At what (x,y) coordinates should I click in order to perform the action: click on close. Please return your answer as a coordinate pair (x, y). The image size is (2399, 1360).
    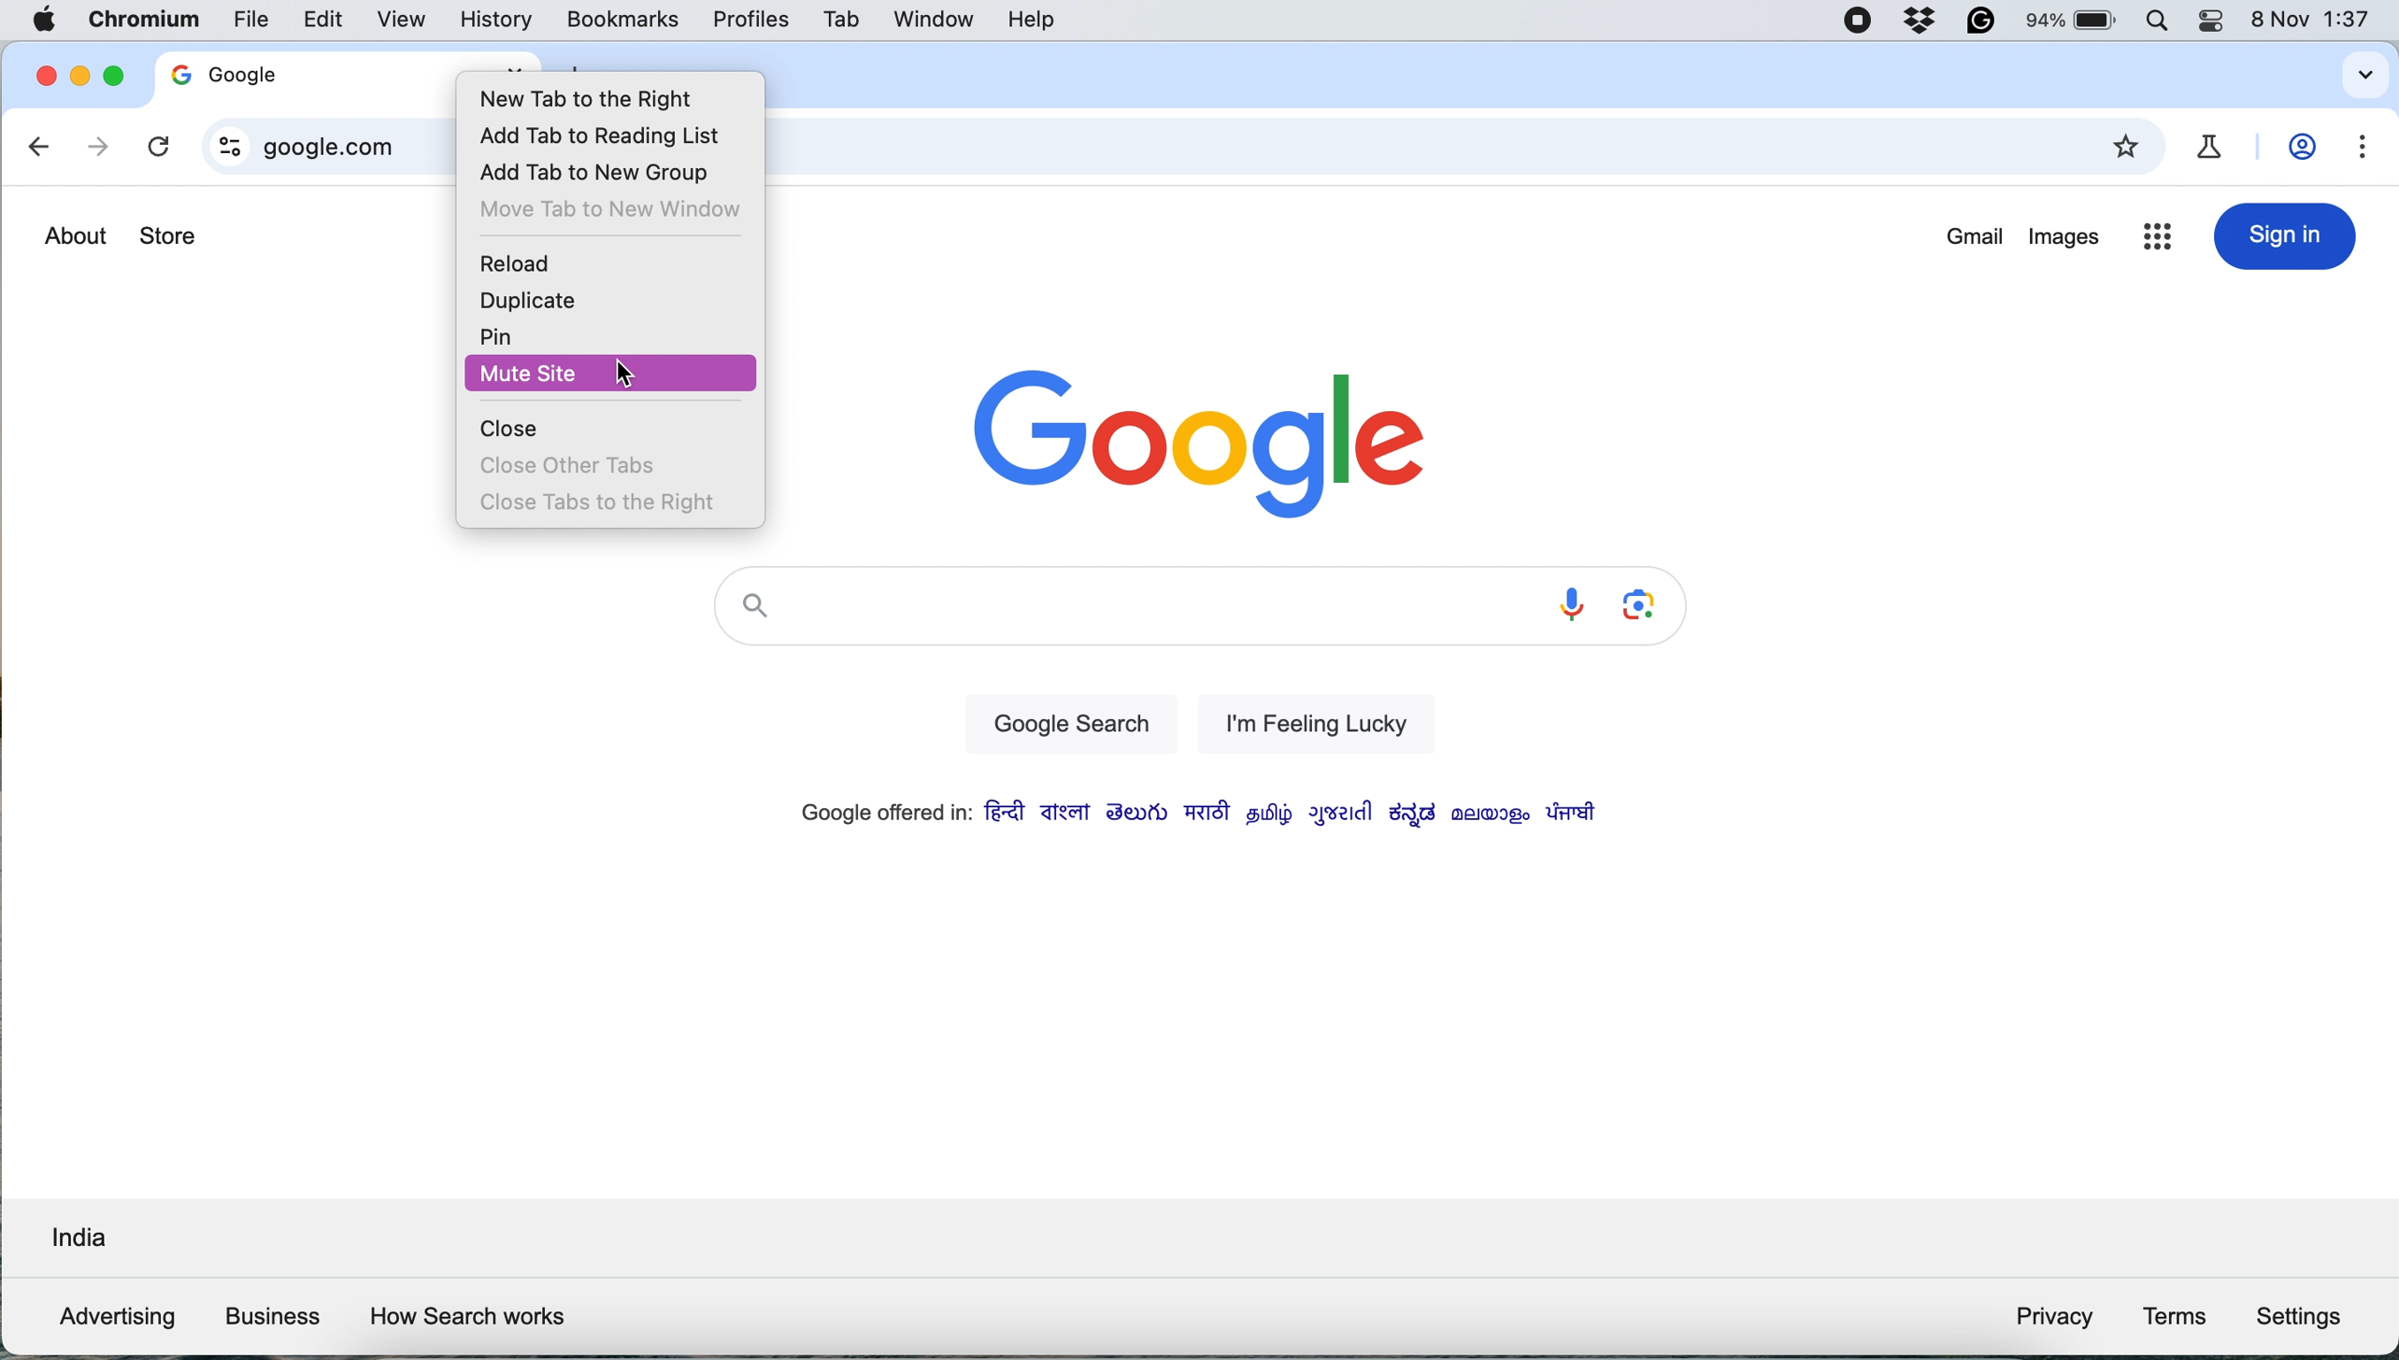
    Looking at the image, I should click on (40, 77).